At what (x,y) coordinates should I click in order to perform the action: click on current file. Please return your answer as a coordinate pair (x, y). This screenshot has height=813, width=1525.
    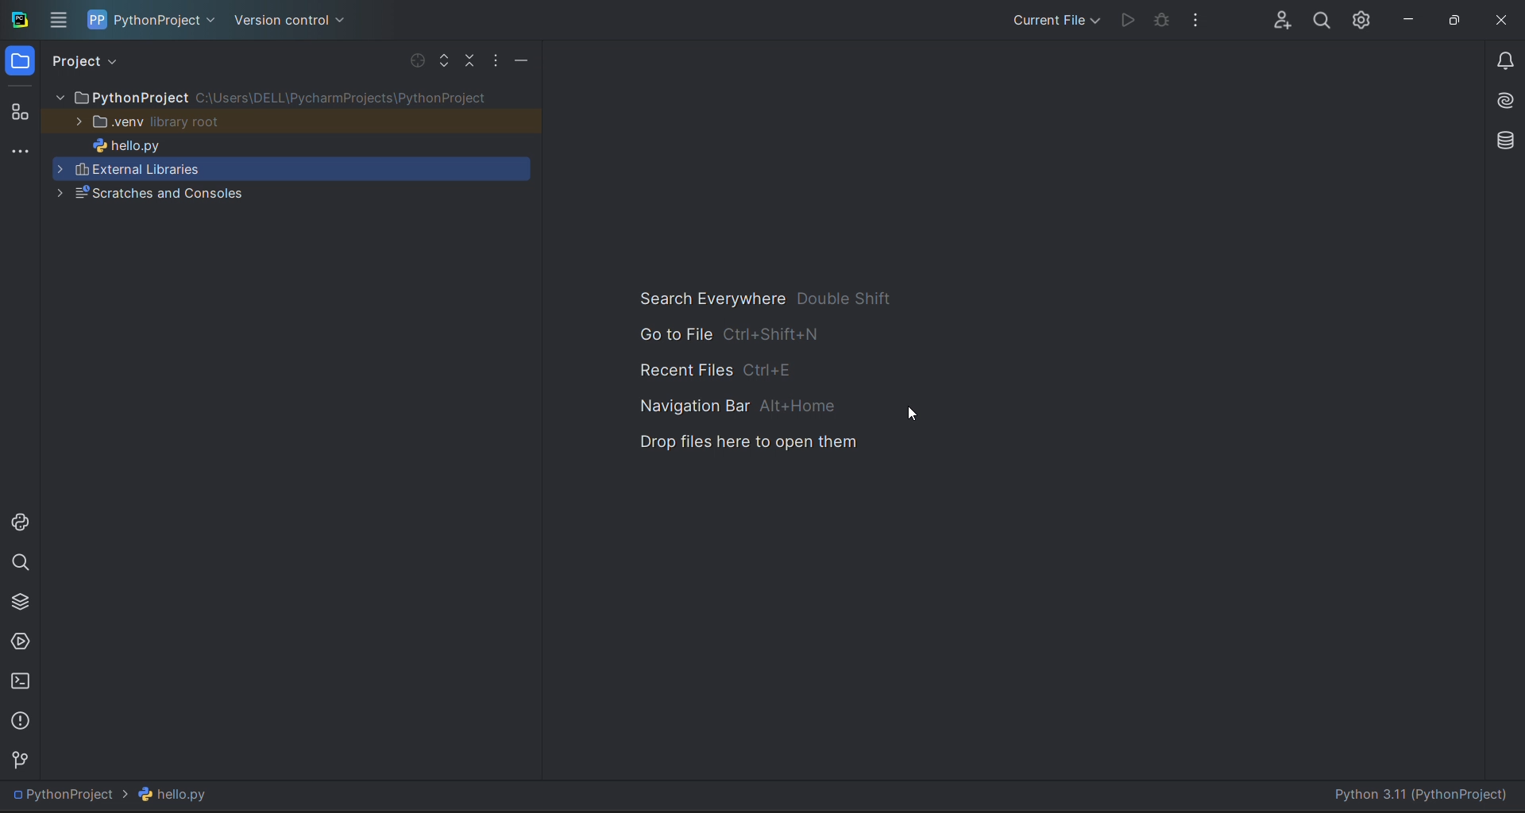
    Looking at the image, I should click on (1053, 20).